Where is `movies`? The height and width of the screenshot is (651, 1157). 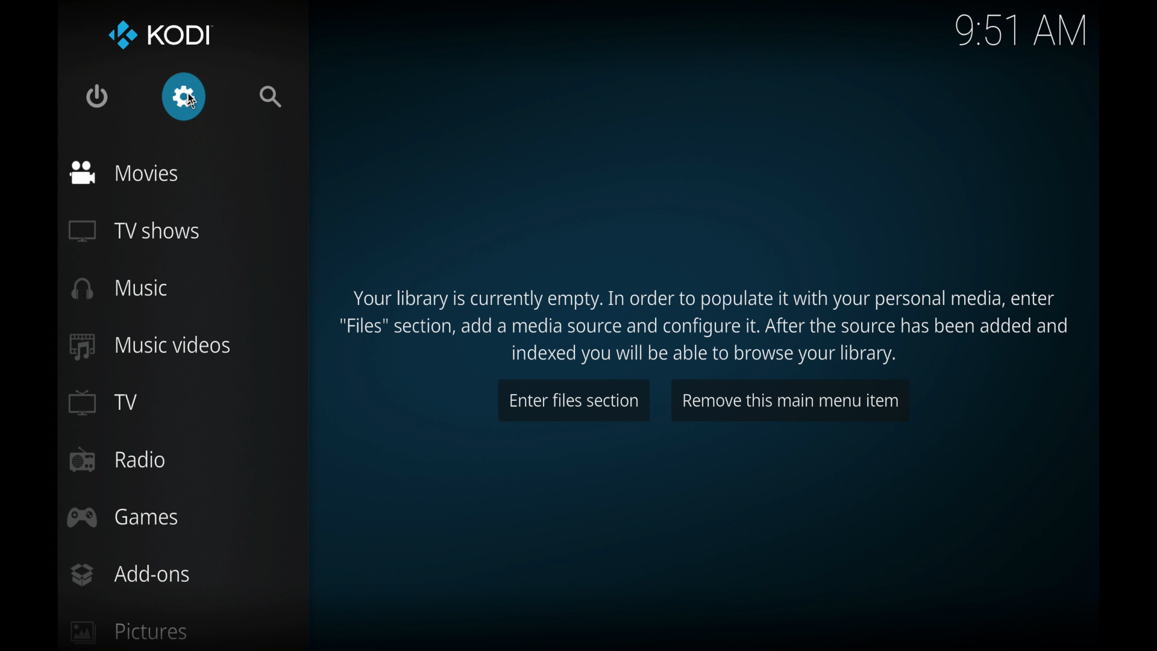
movies is located at coordinates (126, 173).